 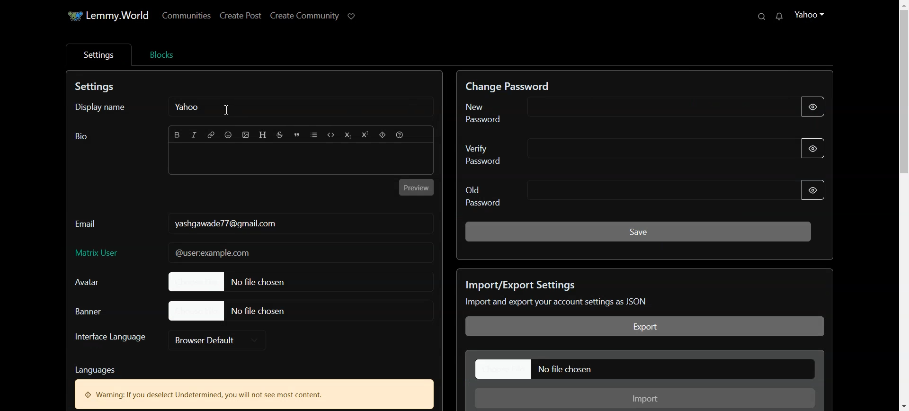 I want to click on Preview, so click(x=417, y=187).